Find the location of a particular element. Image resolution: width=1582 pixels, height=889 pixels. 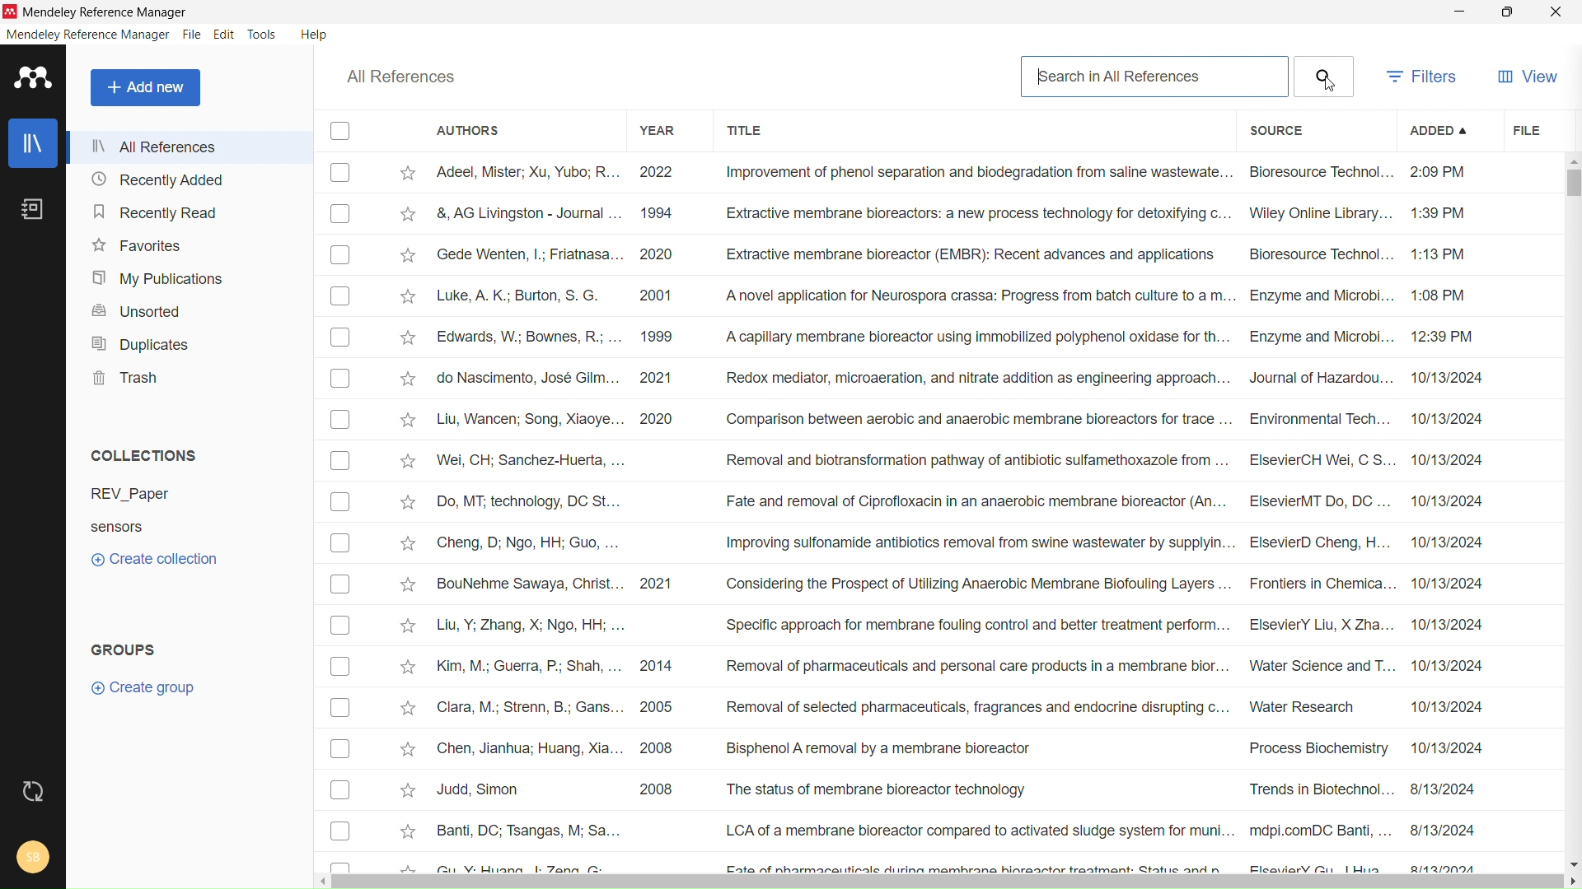

recently read is located at coordinates (189, 210).